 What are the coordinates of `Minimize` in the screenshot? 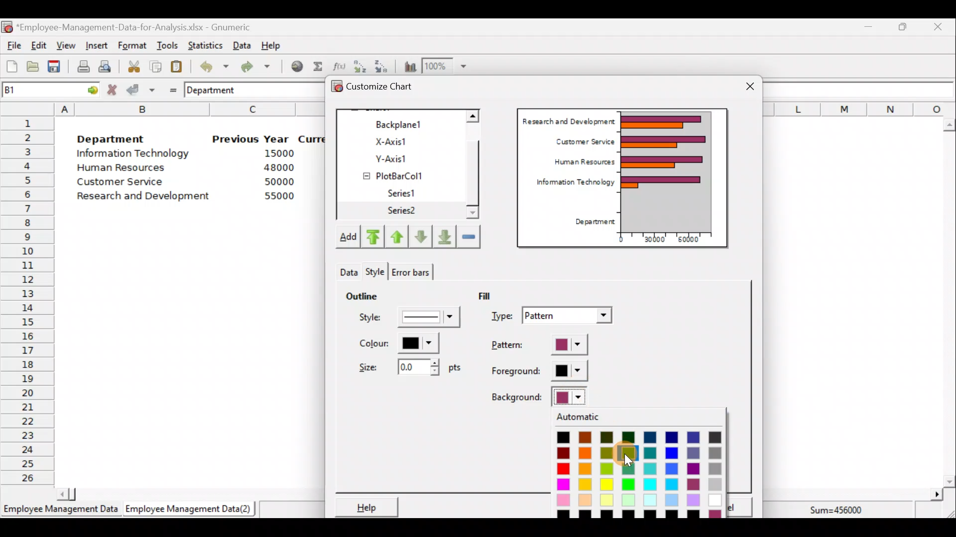 It's located at (866, 29).